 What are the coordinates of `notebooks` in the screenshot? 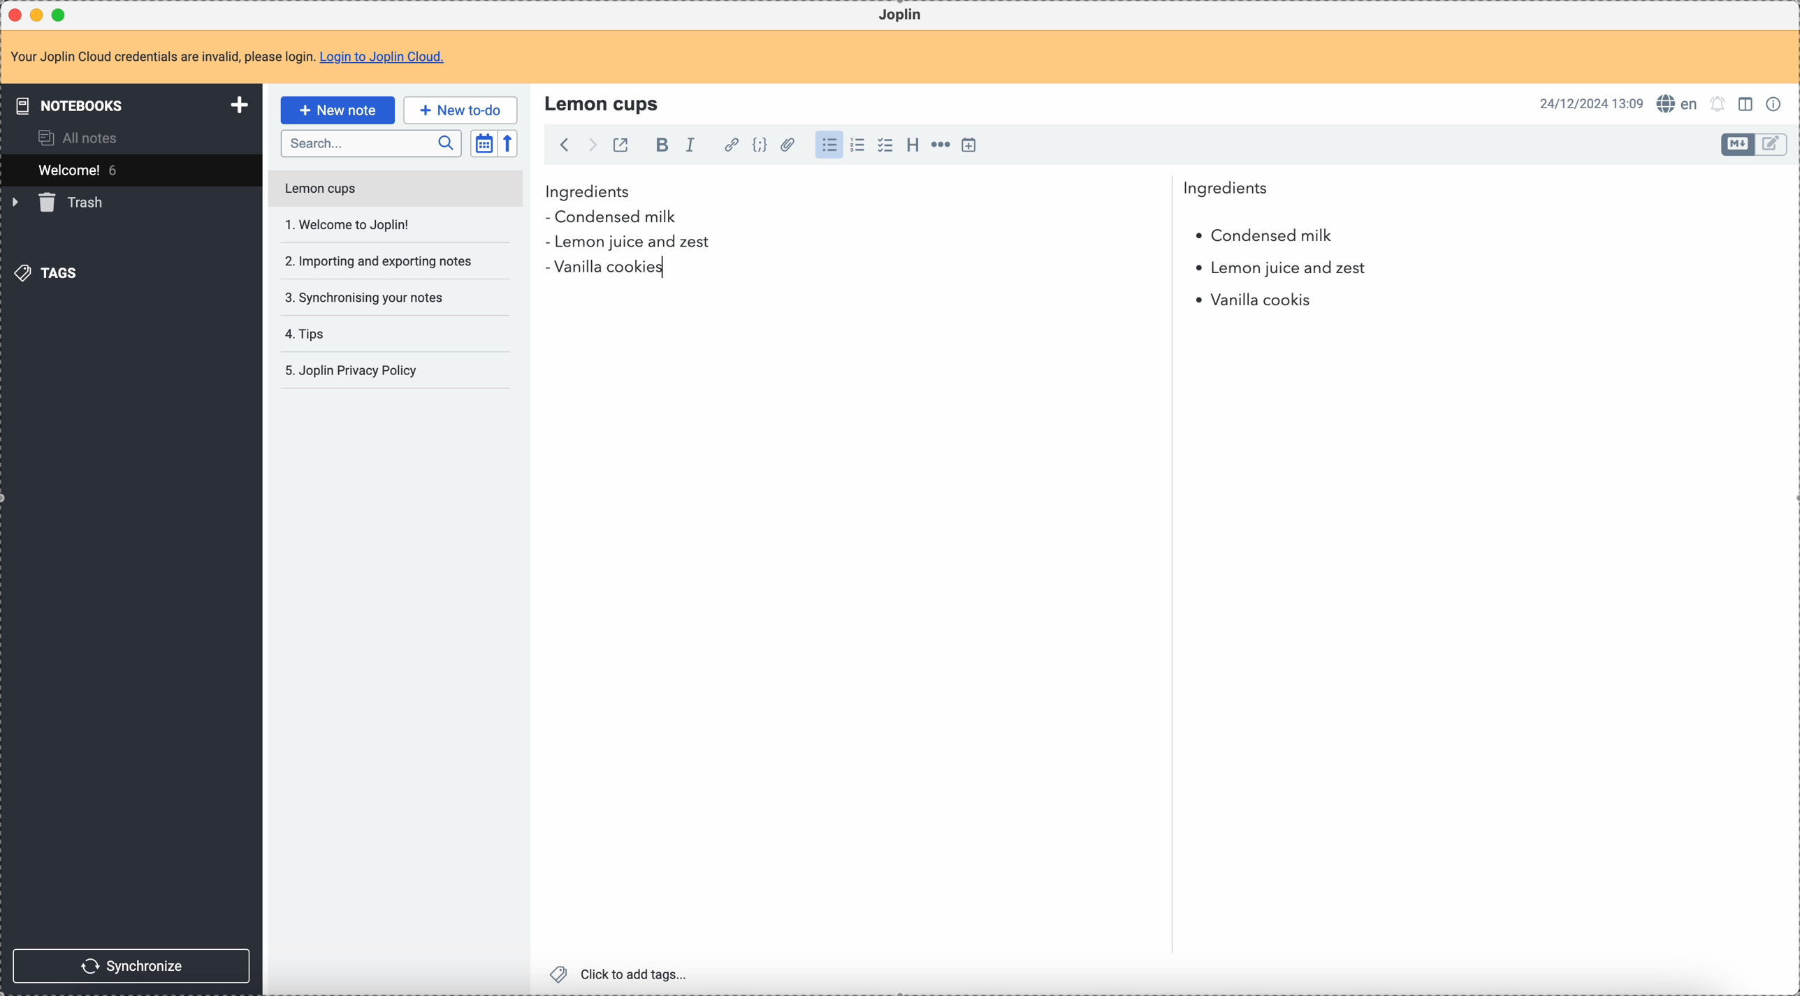 It's located at (134, 105).